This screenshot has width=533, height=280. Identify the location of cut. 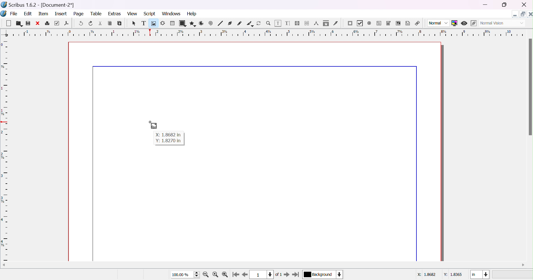
(100, 23).